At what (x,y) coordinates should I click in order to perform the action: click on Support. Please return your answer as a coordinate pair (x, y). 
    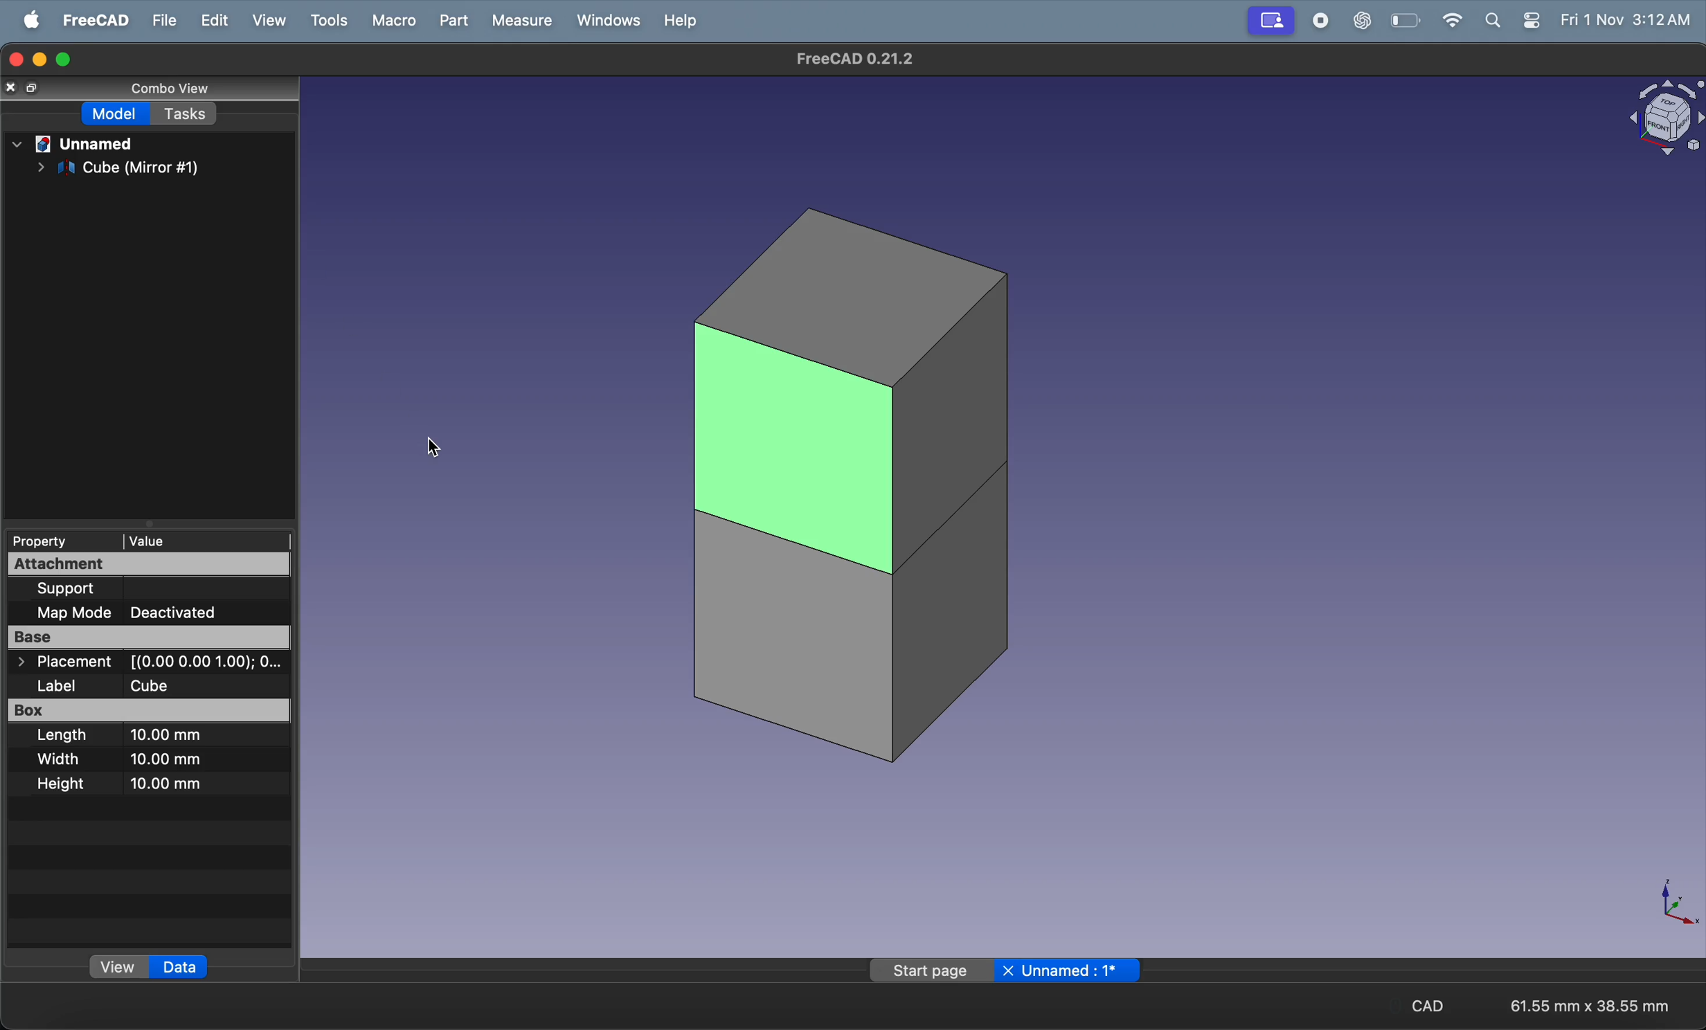
    Looking at the image, I should click on (98, 589).